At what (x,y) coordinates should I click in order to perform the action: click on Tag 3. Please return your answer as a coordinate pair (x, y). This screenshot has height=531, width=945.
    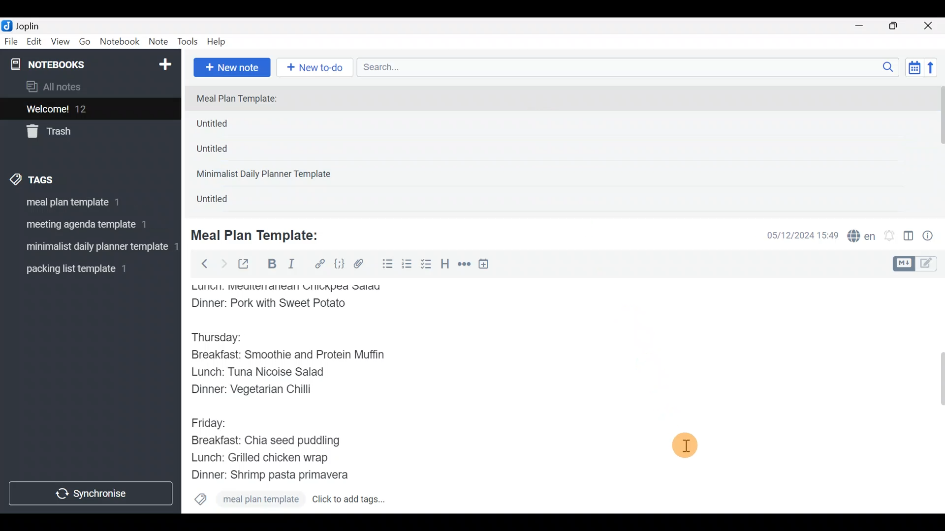
    Looking at the image, I should click on (90, 245).